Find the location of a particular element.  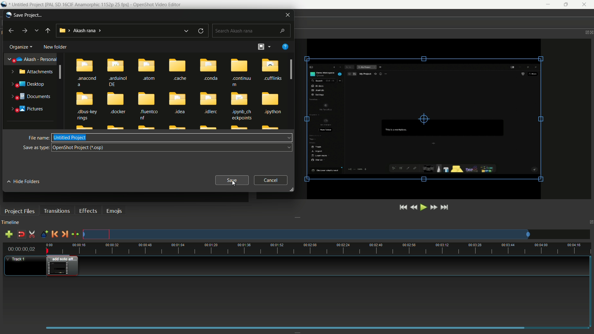

desktop is located at coordinates (27, 84).